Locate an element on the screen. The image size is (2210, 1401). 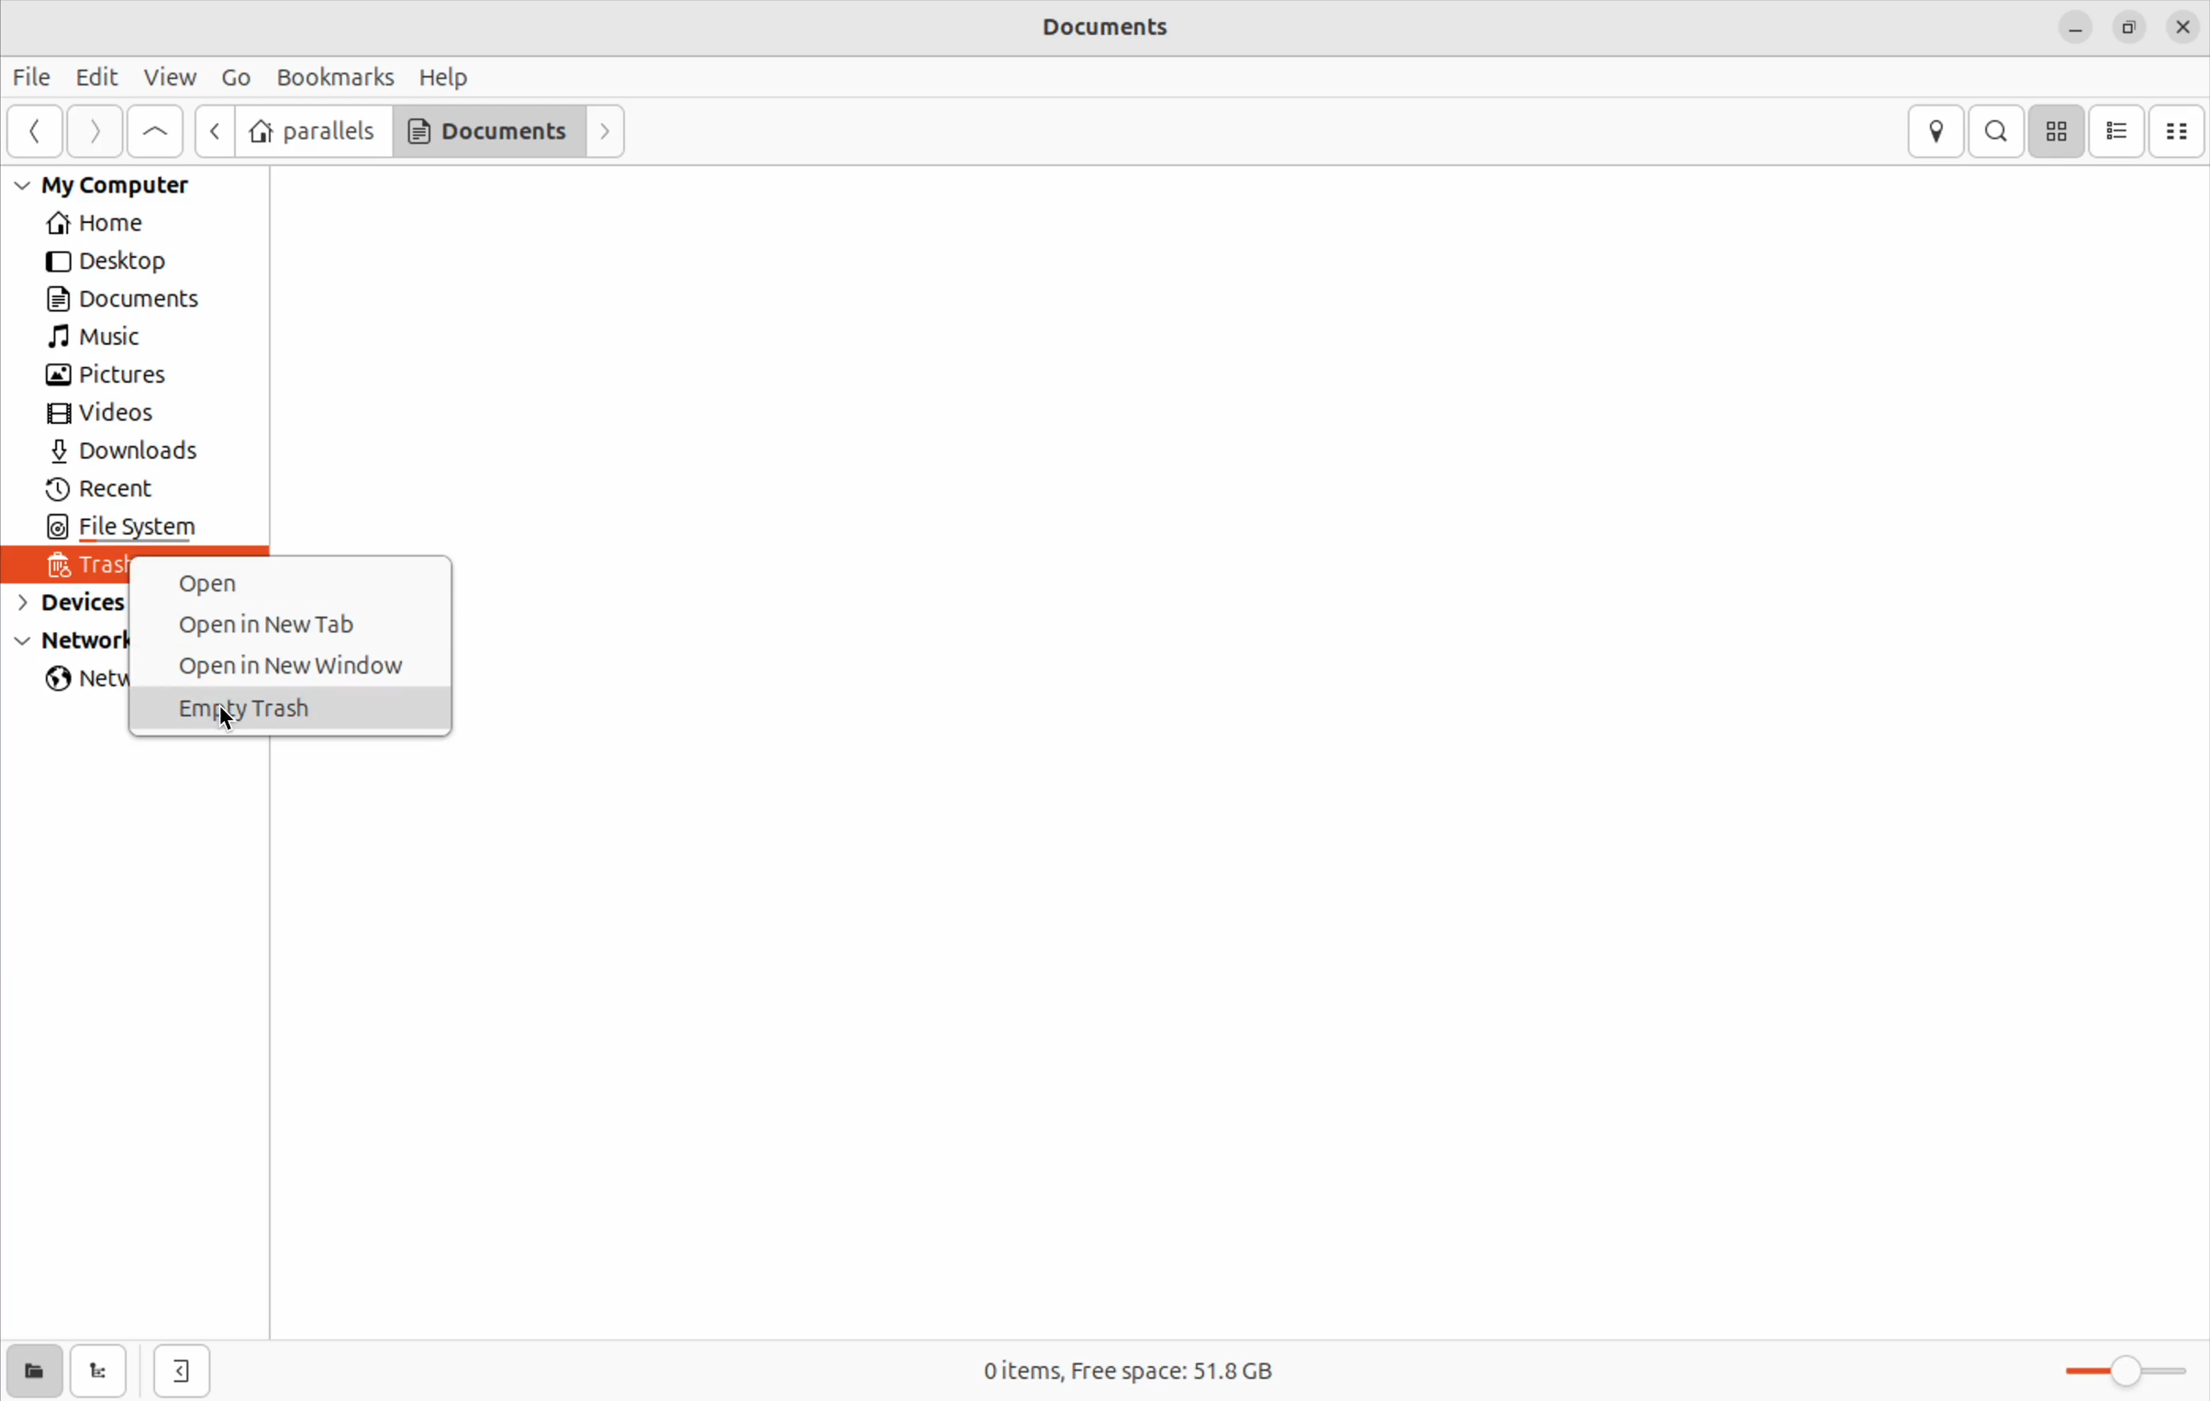
show tree view is located at coordinates (97, 1371).